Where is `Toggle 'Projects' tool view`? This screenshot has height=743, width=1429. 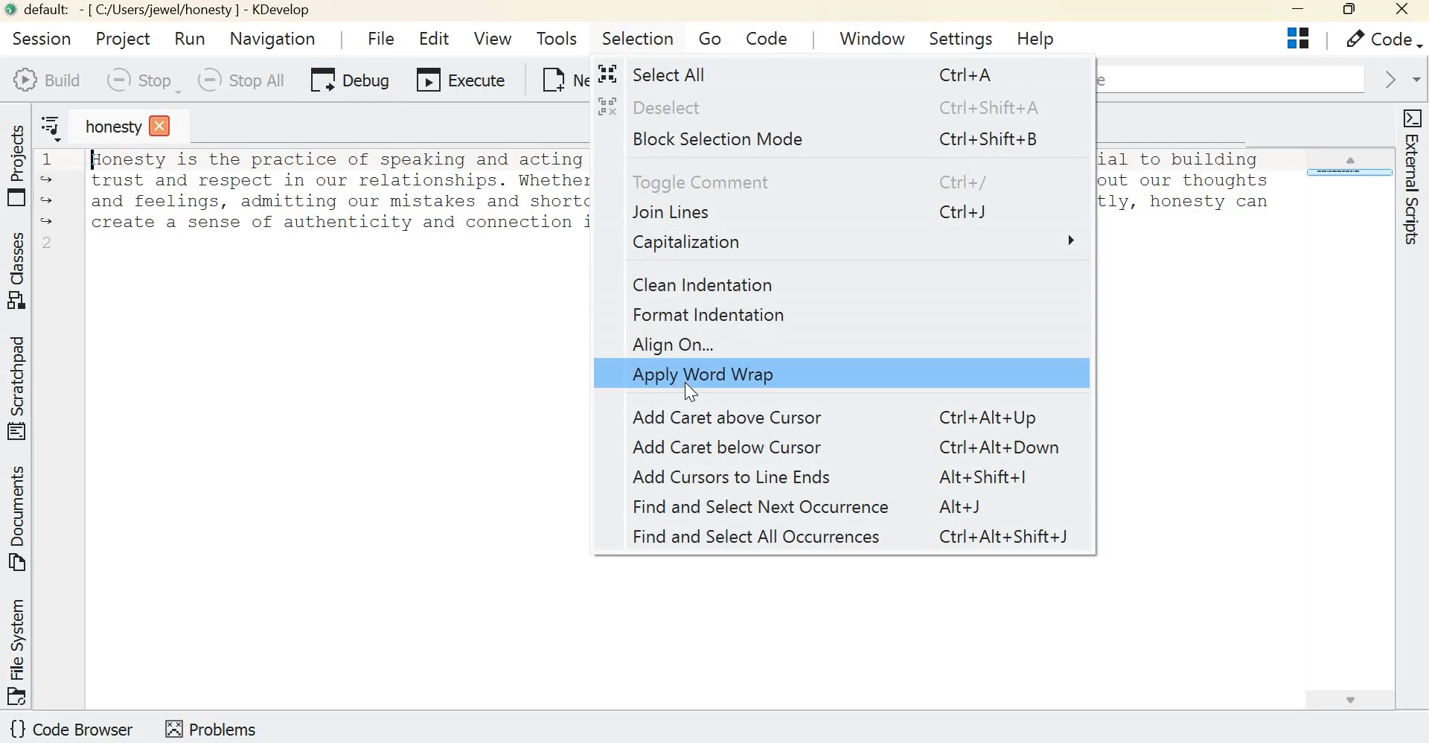 Toggle 'Projects' tool view is located at coordinates (20, 162).